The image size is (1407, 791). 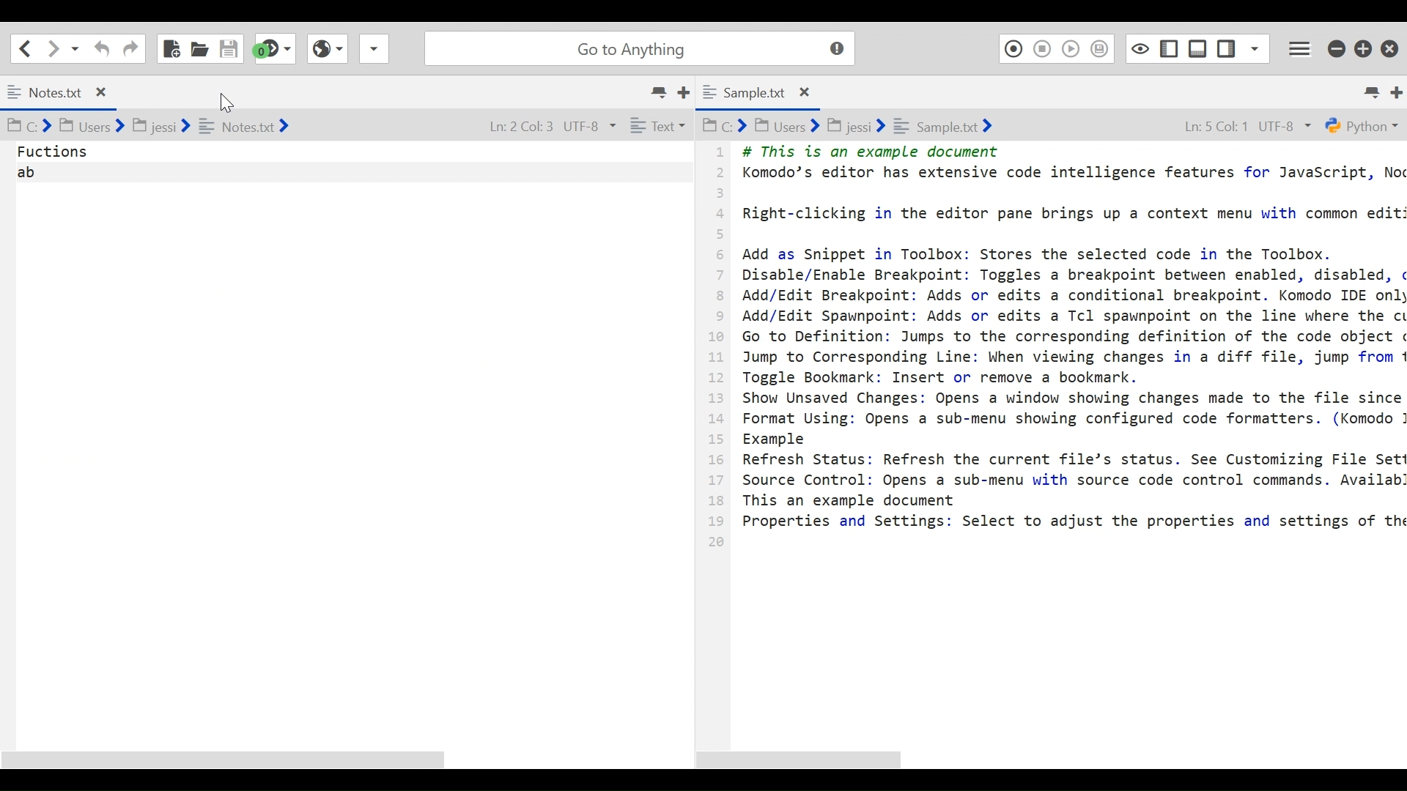 What do you see at coordinates (660, 125) in the screenshot?
I see `Text` at bounding box center [660, 125].